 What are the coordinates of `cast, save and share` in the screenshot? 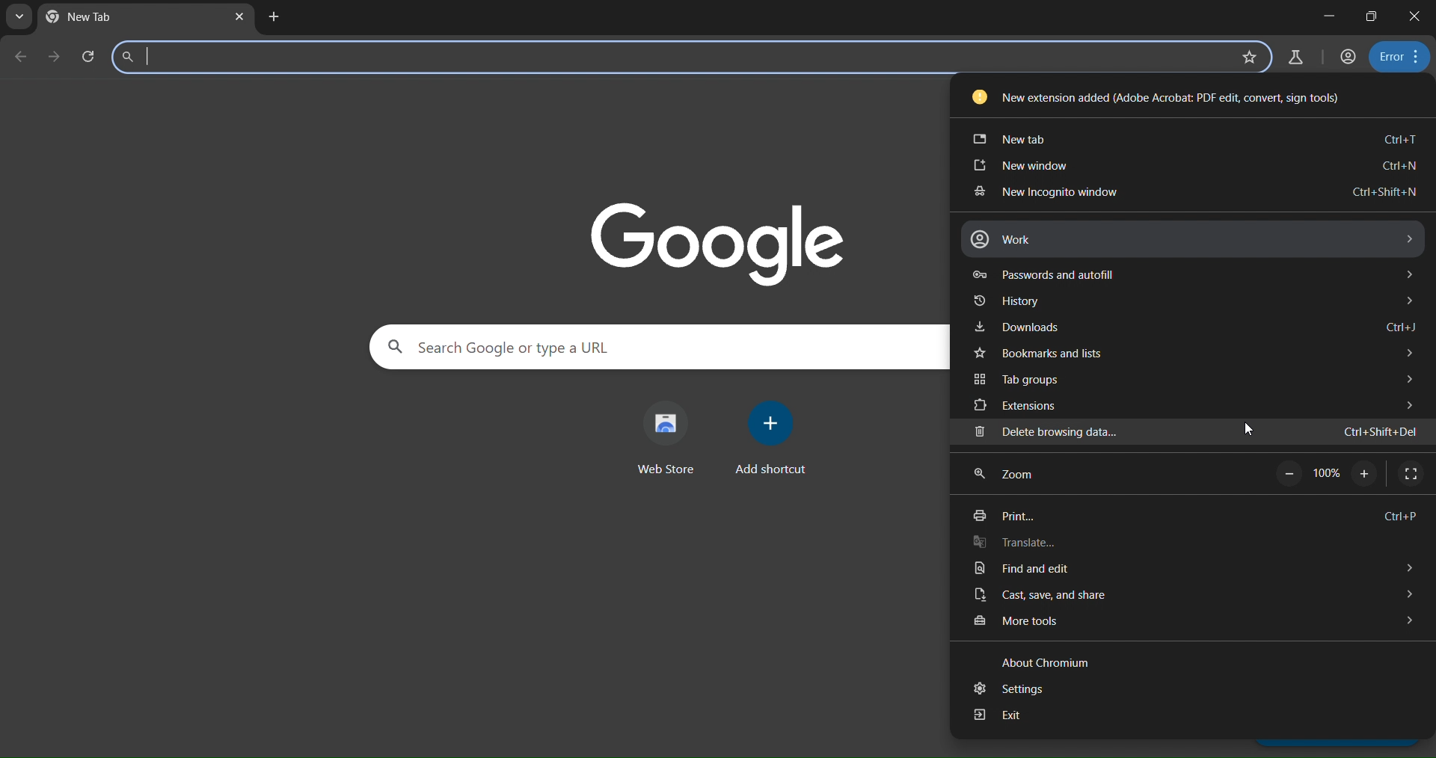 It's located at (1186, 596).